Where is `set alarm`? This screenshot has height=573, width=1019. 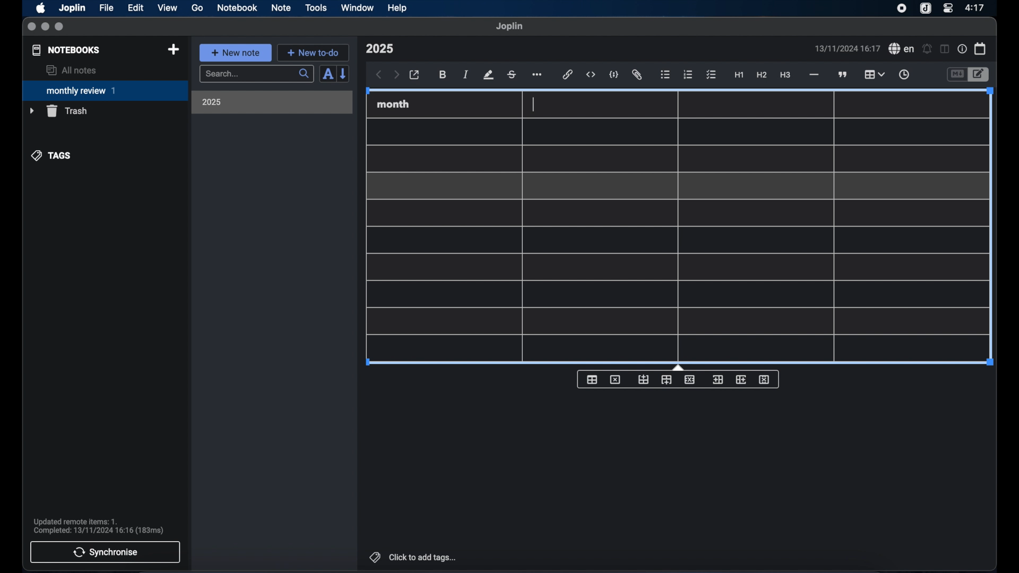 set alarm is located at coordinates (927, 49).